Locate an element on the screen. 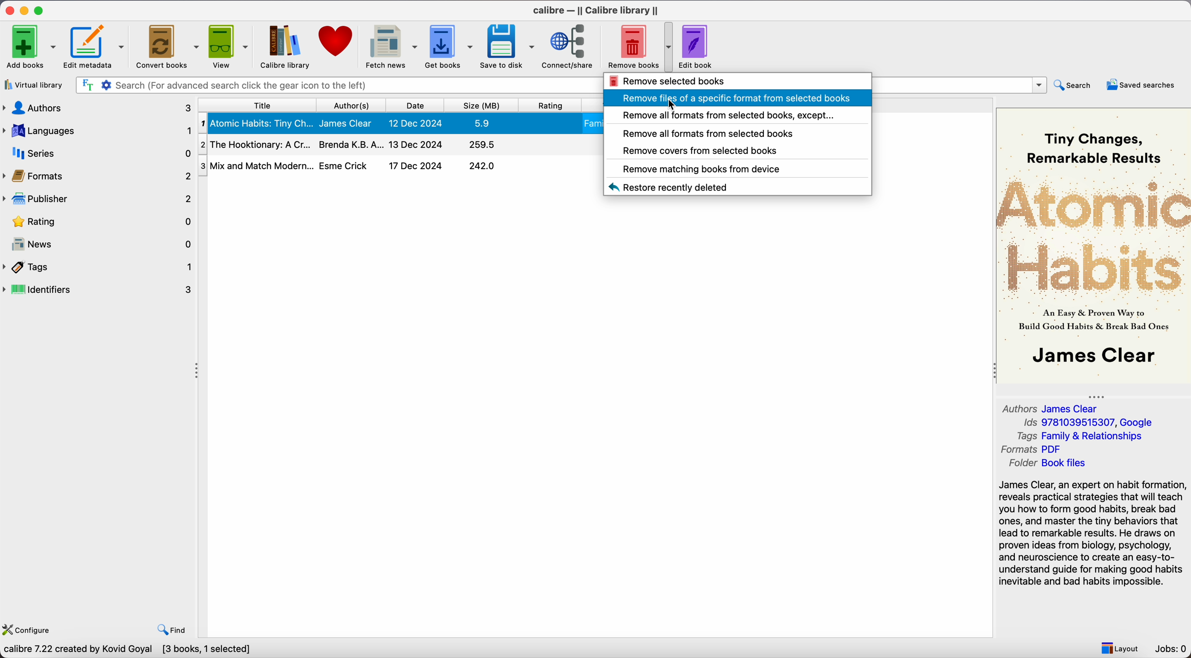 The image size is (1191, 658). 17 Dec 2024 is located at coordinates (417, 166).